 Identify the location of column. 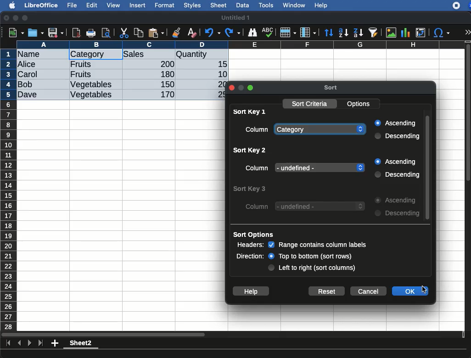
(258, 130).